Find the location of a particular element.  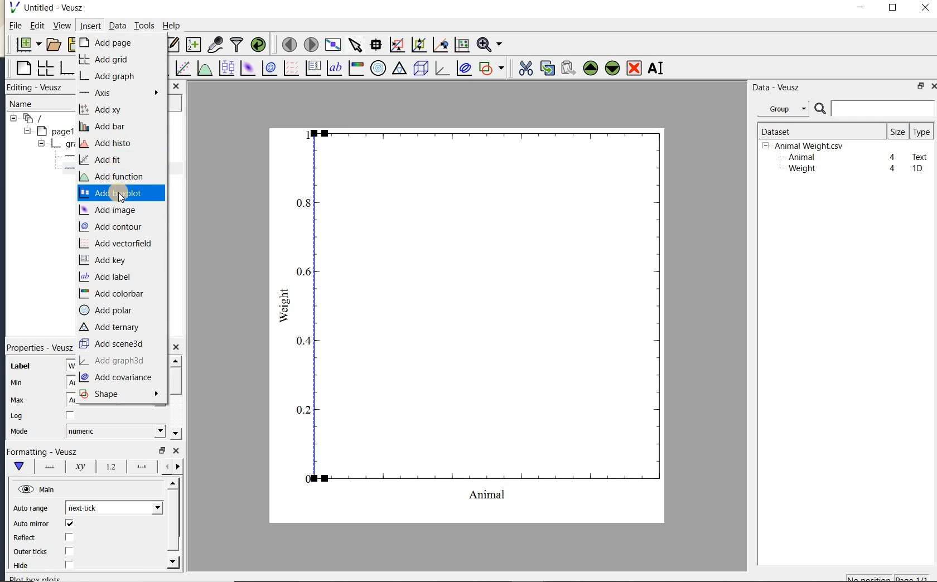

add graph is located at coordinates (112, 77).